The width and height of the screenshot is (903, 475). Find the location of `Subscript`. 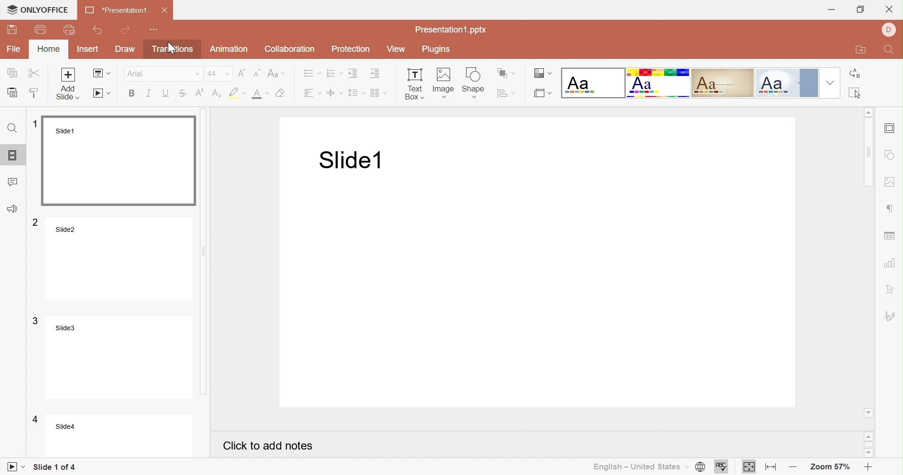

Subscript is located at coordinates (217, 94).